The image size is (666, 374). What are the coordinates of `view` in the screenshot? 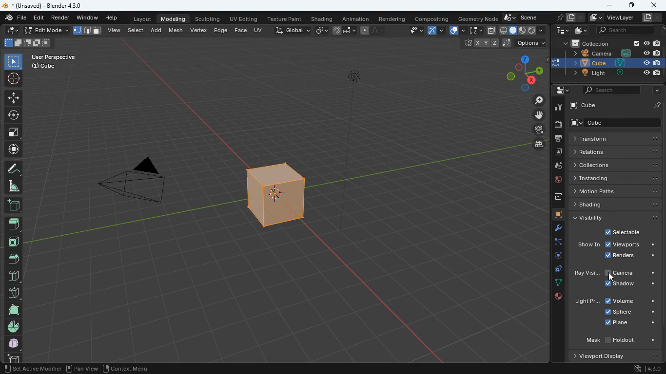 It's located at (411, 31).